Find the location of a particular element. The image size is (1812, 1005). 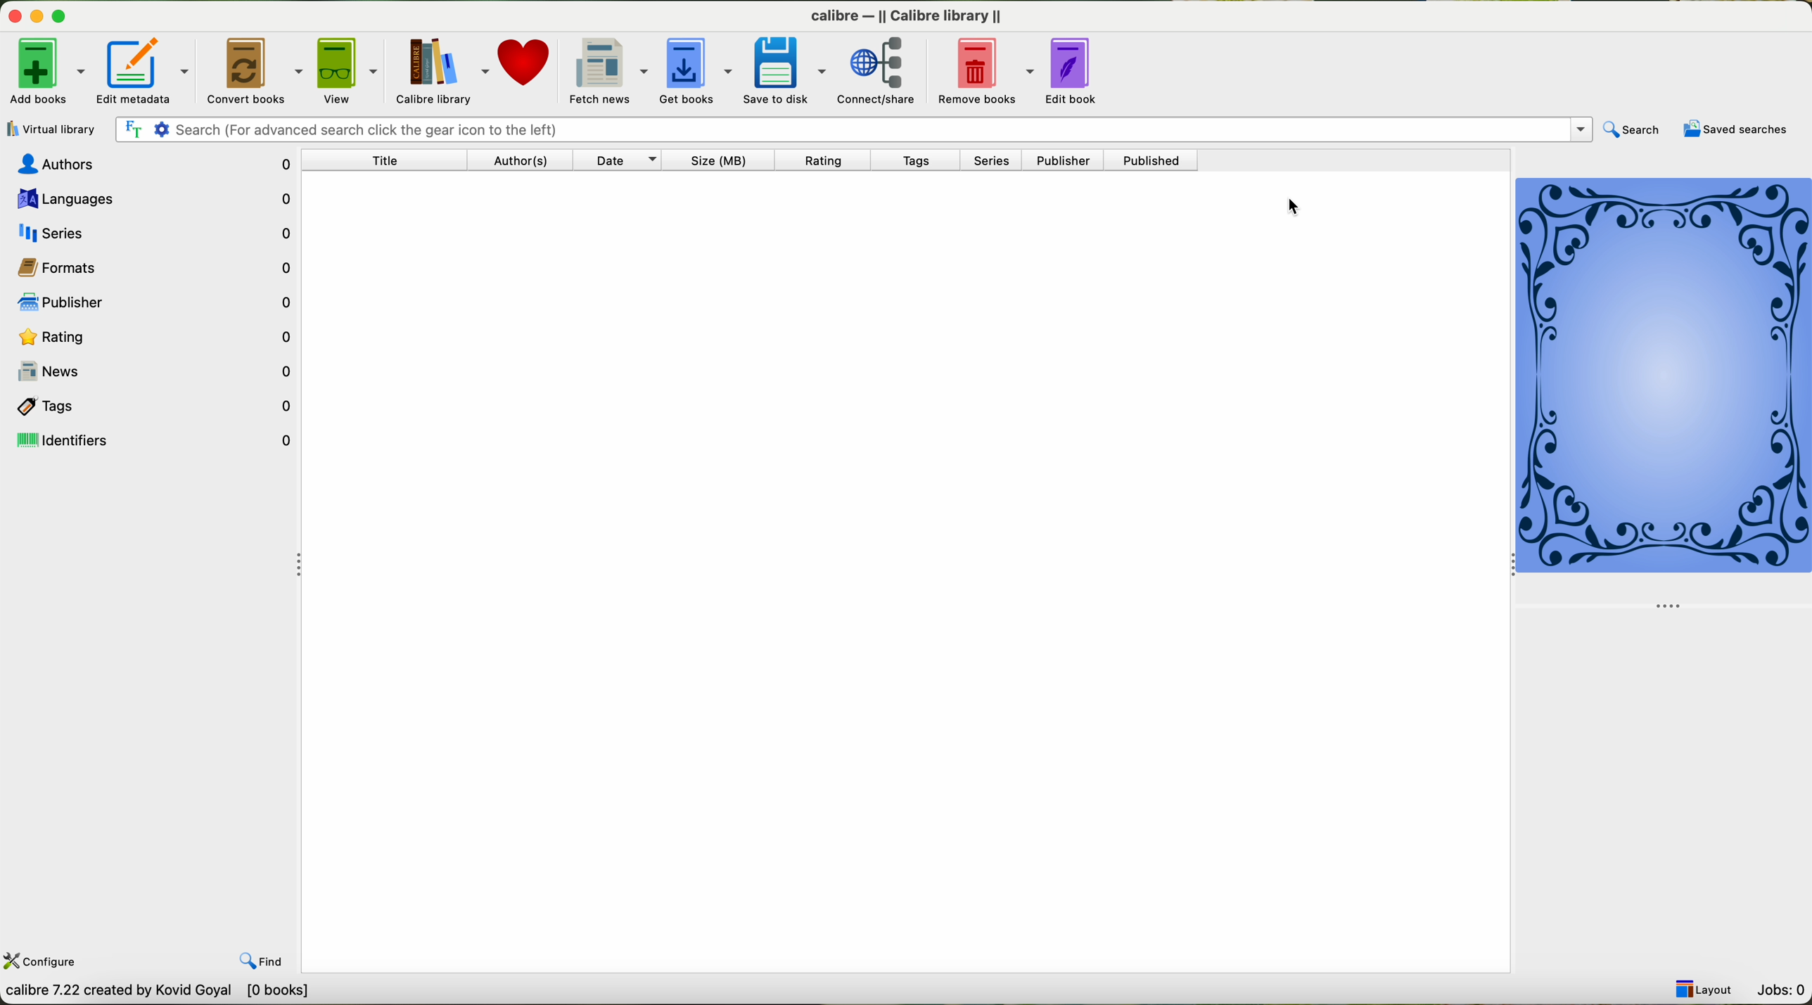

rating is located at coordinates (151, 338).